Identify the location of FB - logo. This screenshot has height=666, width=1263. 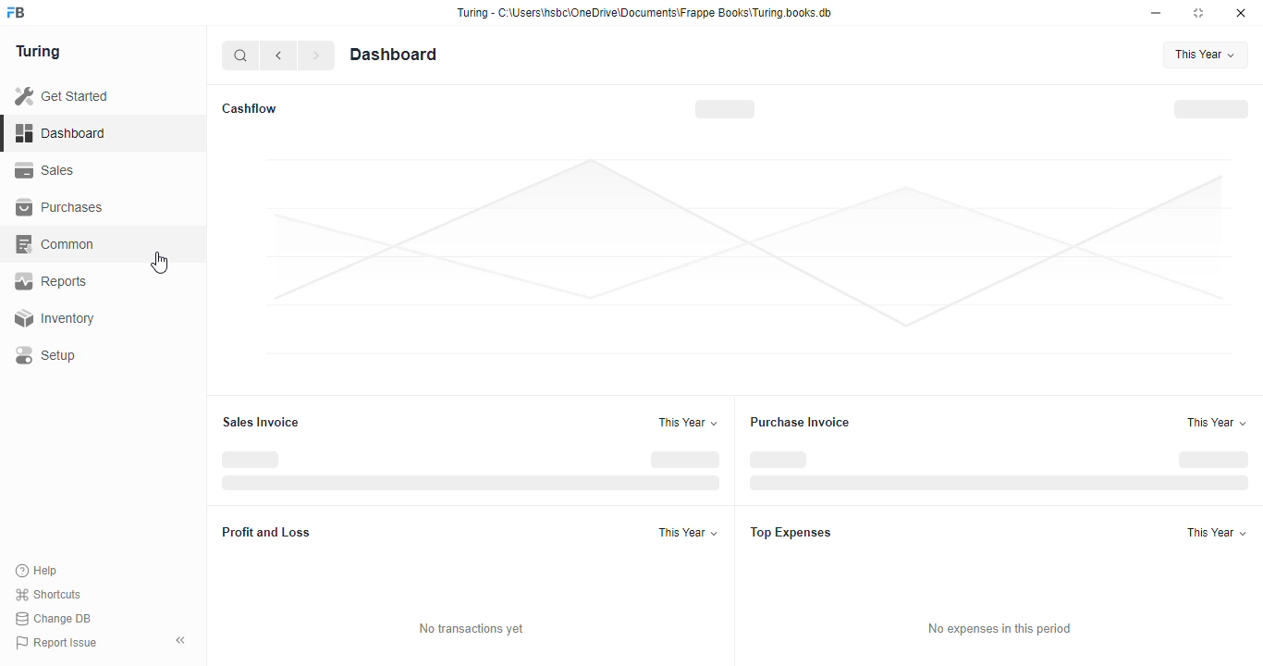
(16, 12).